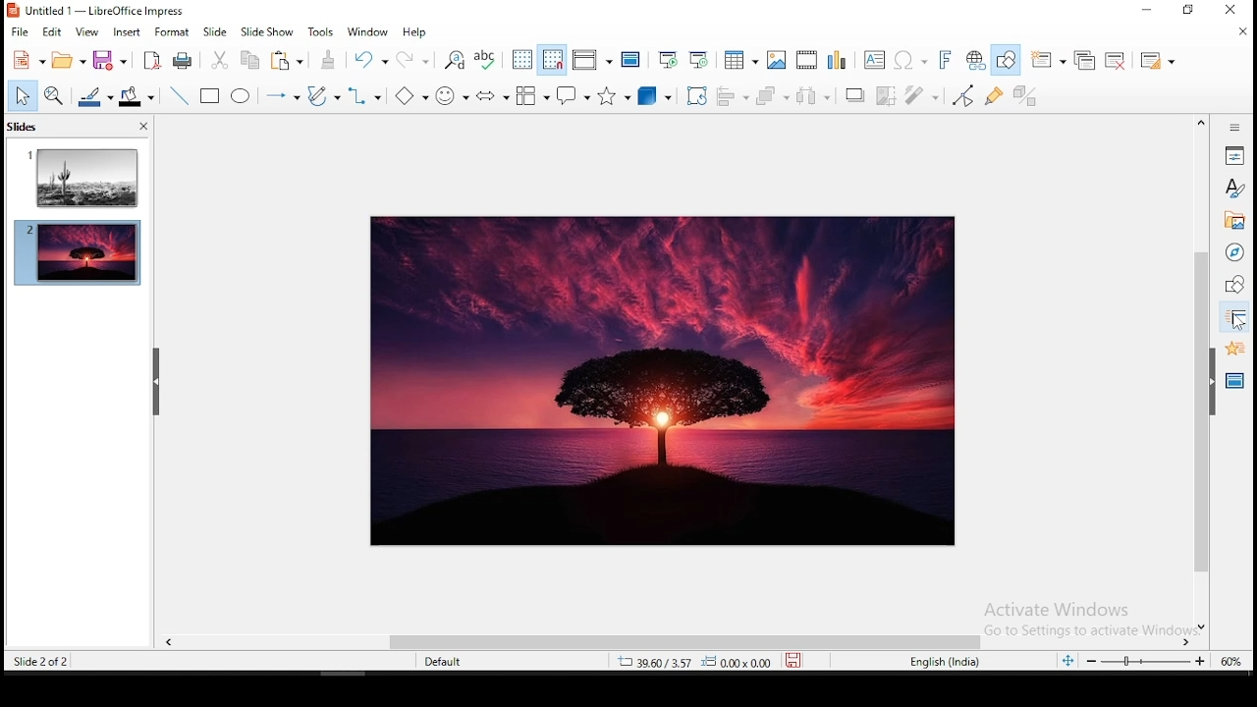  What do you see at coordinates (533, 95) in the screenshot?
I see `flowchart` at bounding box center [533, 95].